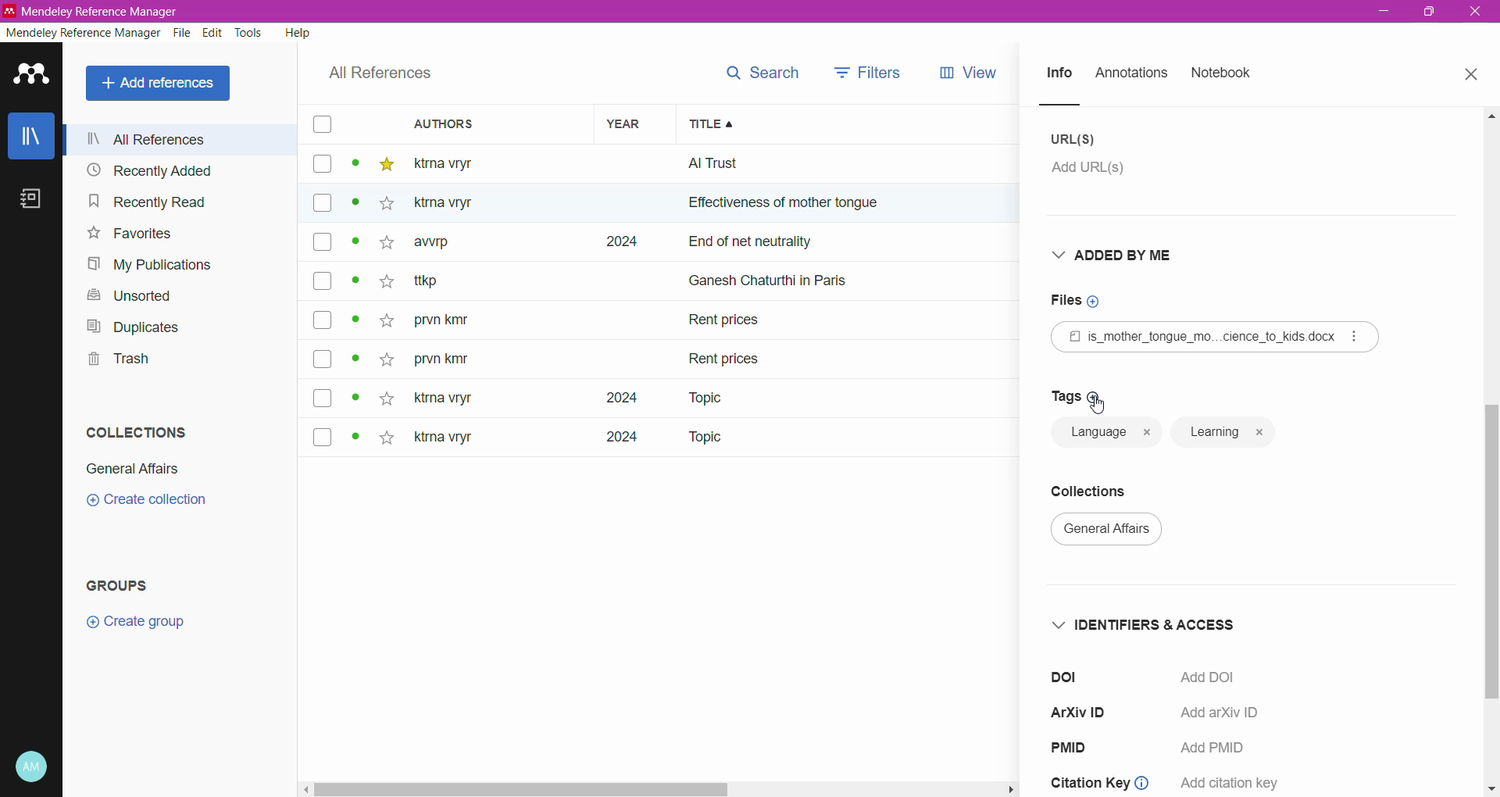 Image resolution: width=1500 pixels, height=797 pixels. I want to click on Edit, so click(214, 33).